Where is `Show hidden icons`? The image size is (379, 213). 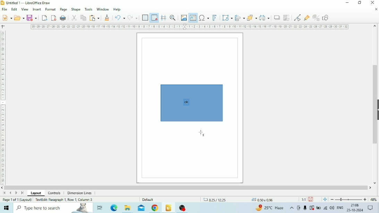 Show hidden icons is located at coordinates (292, 208).